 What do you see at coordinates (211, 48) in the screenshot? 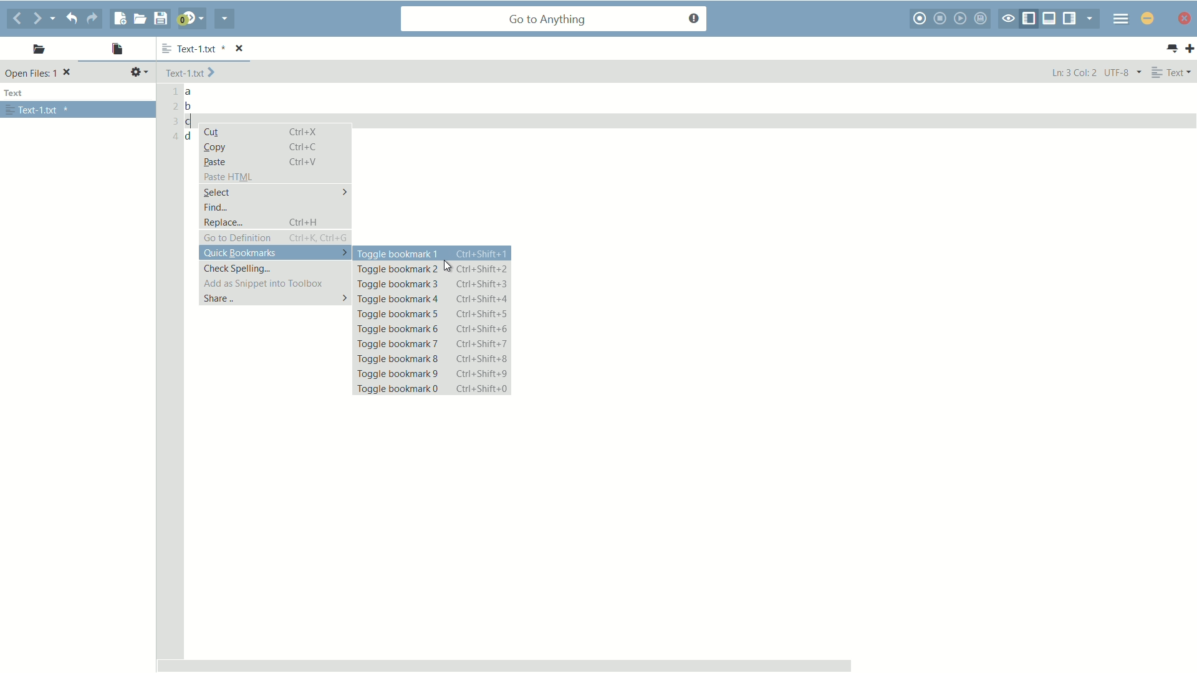
I see `Text-1.txt *` at bounding box center [211, 48].